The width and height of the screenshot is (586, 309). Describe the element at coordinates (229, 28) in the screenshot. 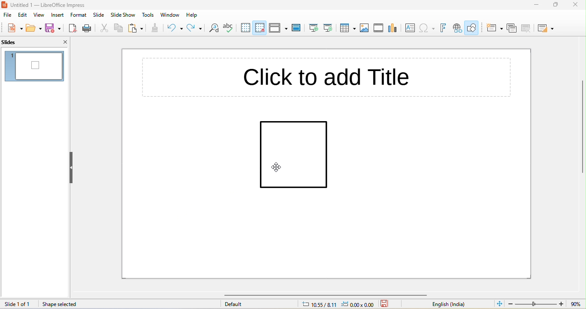

I see `spelling` at that location.